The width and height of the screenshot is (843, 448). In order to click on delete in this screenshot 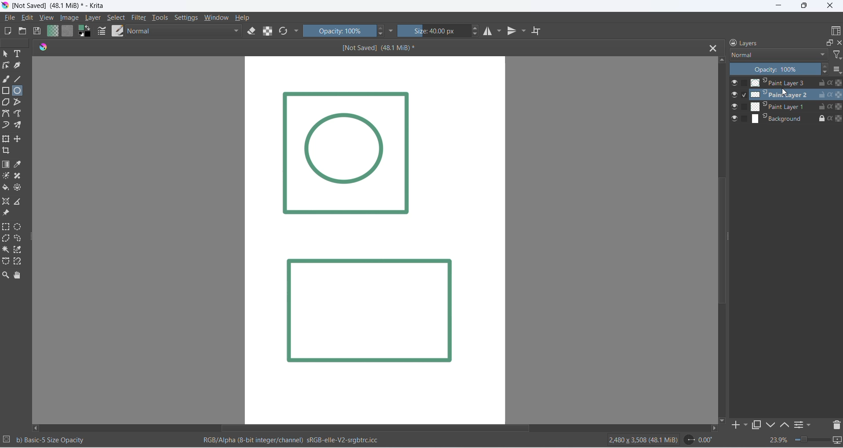, I will do `click(838, 424)`.